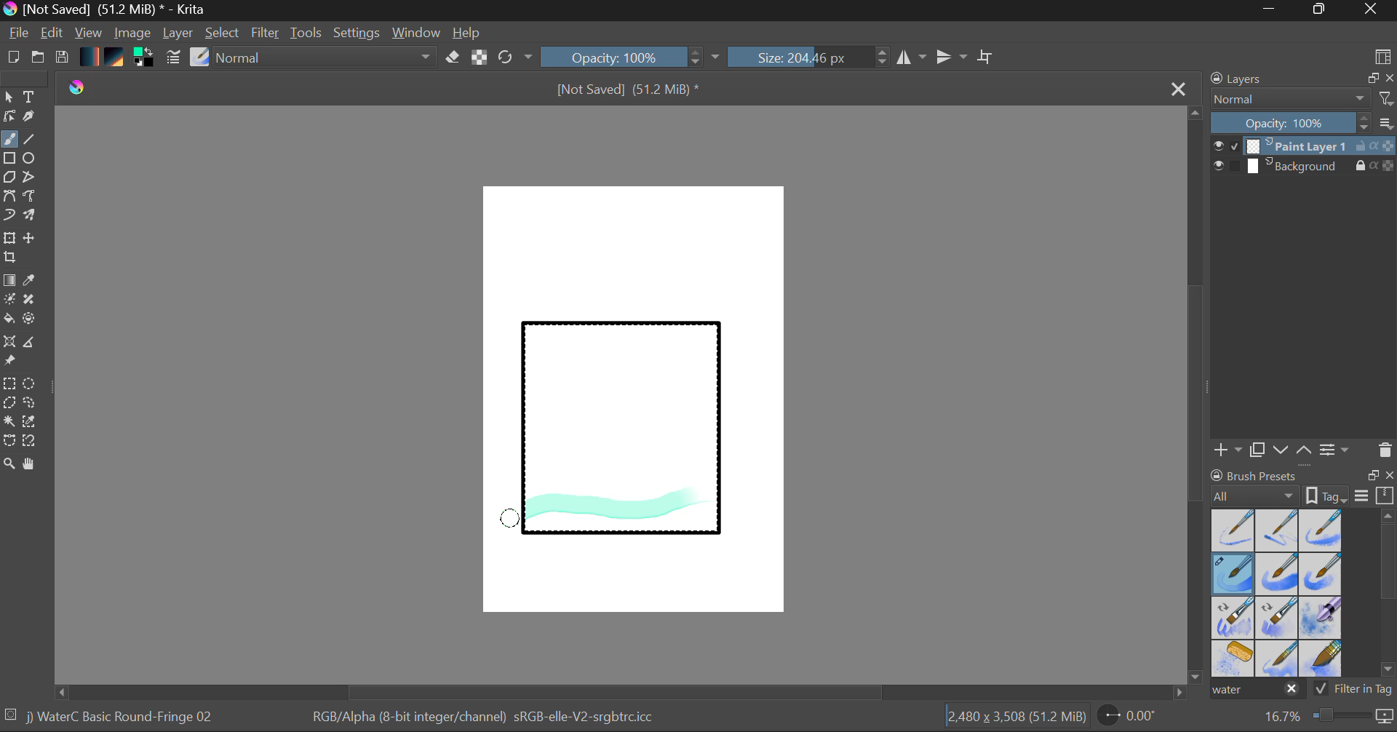 This screenshot has width=1397, height=732. Describe the element at coordinates (1278, 575) in the screenshot. I see `Water C - Grain` at that location.